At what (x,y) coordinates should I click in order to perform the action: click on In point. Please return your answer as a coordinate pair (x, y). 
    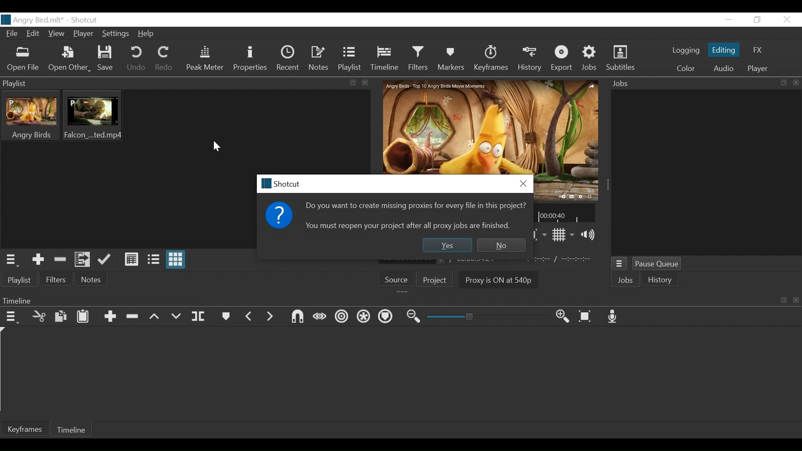
    Looking at the image, I should click on (564, 259).